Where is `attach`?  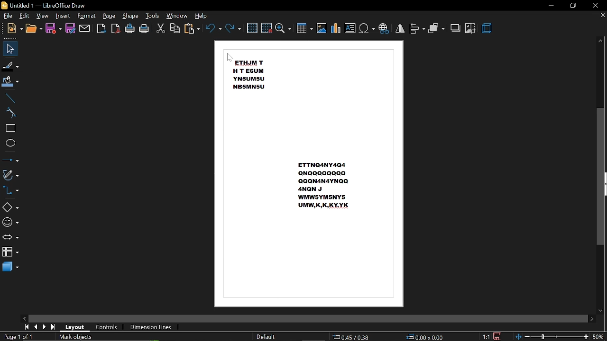
attach is located at coordinates (85, 28).